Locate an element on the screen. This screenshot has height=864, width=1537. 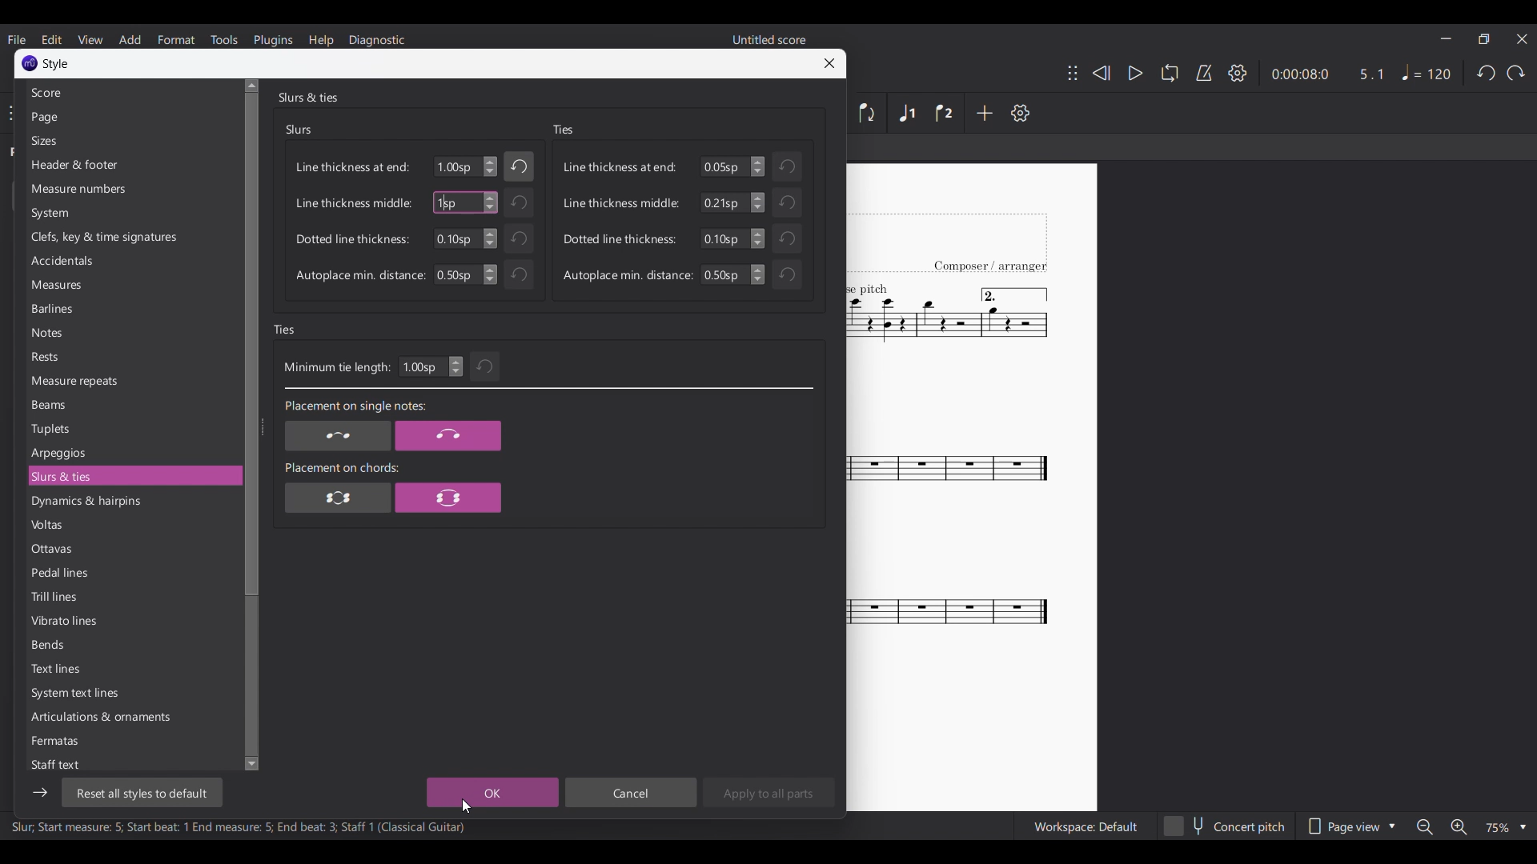
Current score is located at coordinates (949, 488).